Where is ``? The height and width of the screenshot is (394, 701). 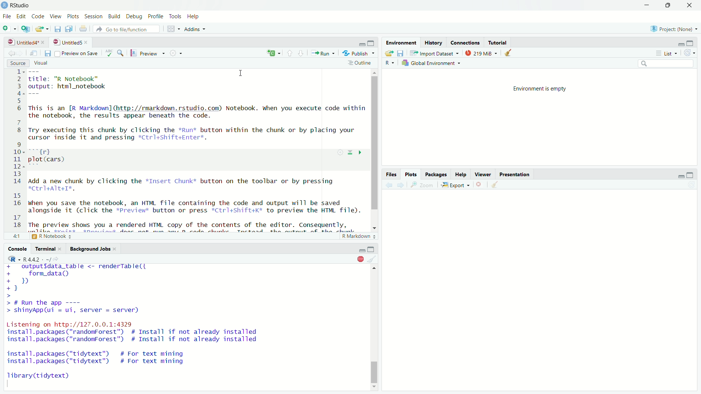  is located at coordinates (361, 248).